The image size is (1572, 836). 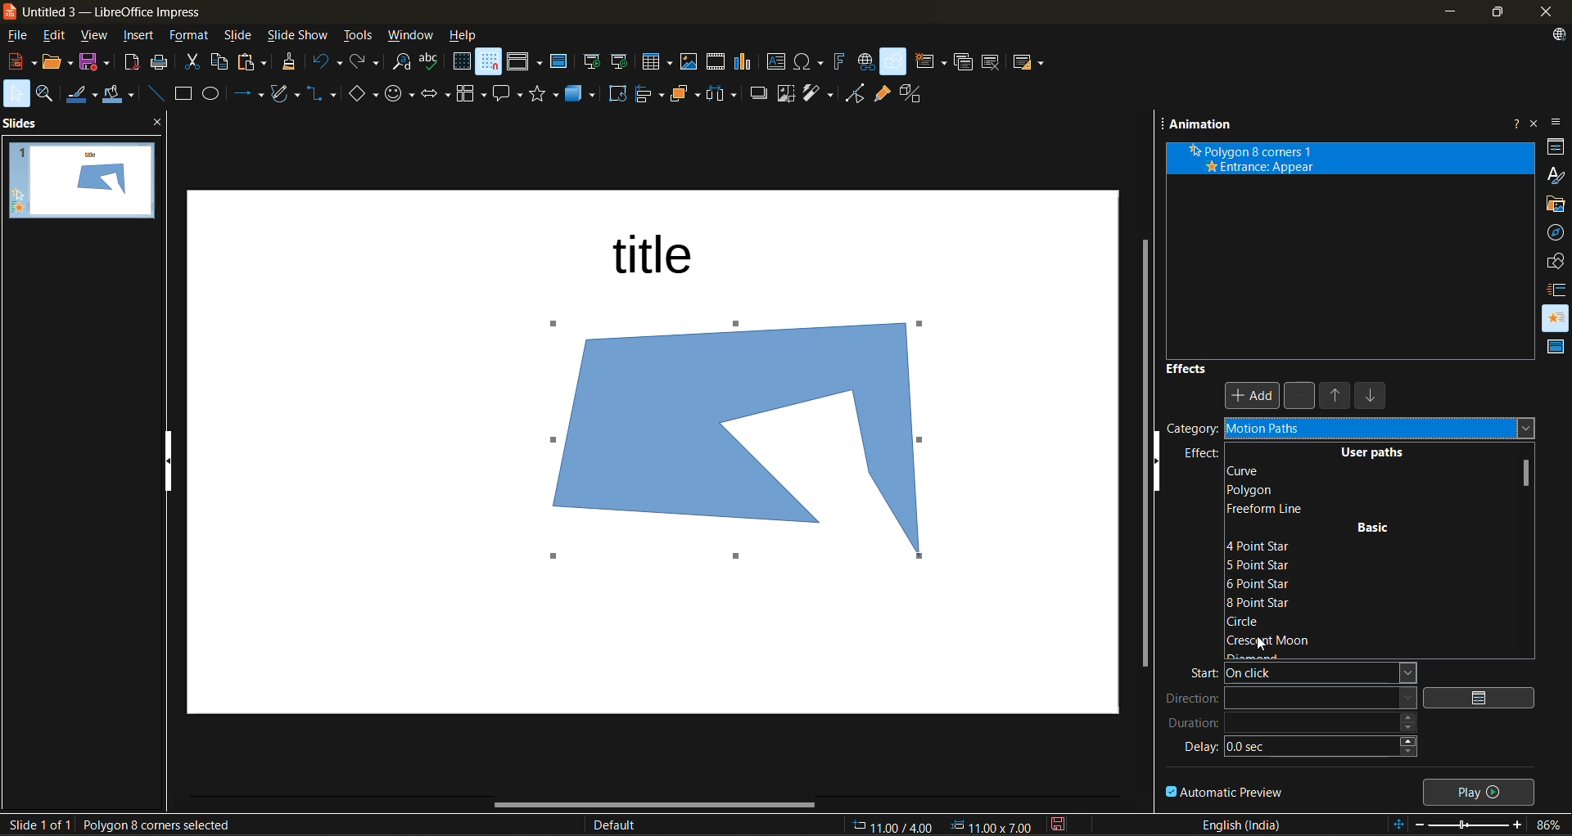 I want to click on paste, so click(x=254, y=61).